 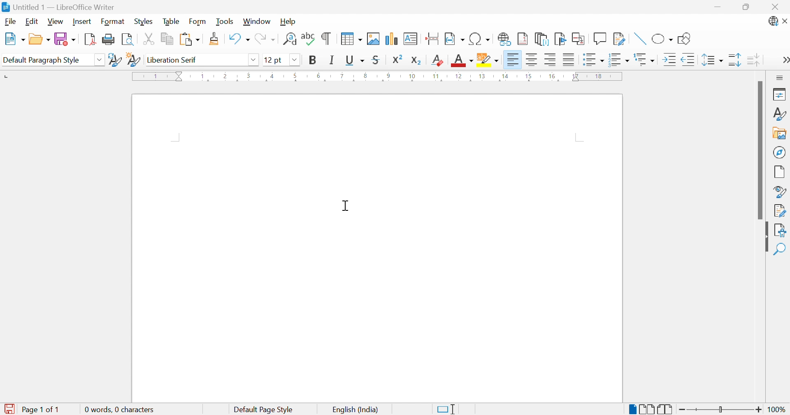 What do you see at coordinates (64, 38) in the screenshot?
I see `Save` at bounding box center [64, 38].